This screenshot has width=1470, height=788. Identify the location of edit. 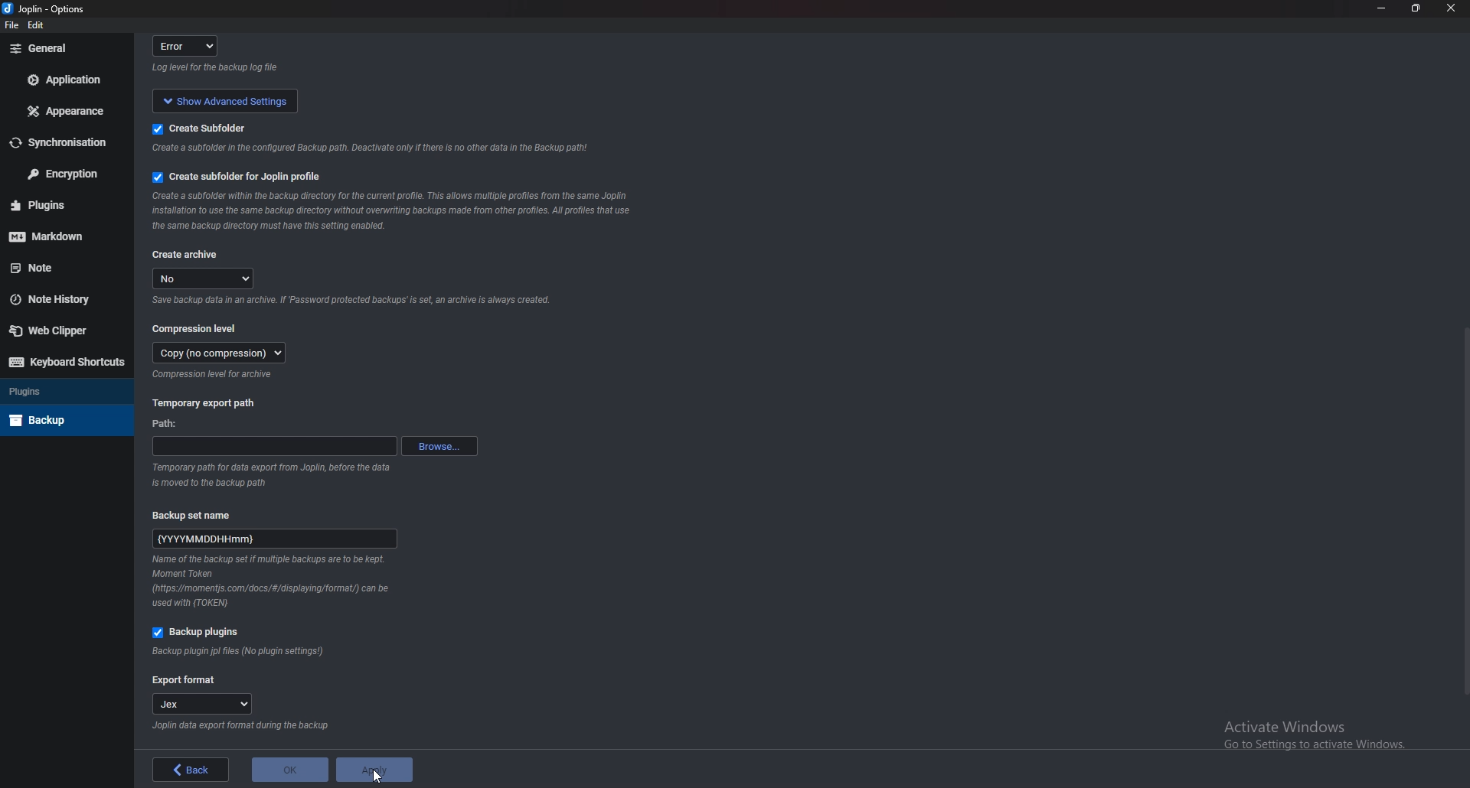
(38, 28).